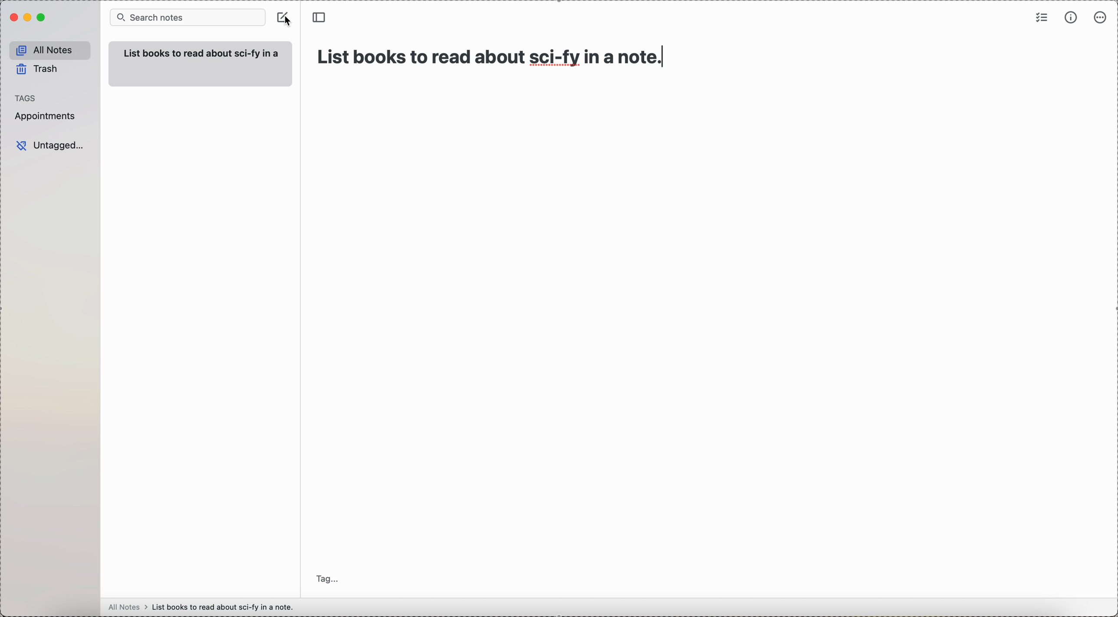 Image resolution: width=1118 pixels, height=617 pixels. I want to click on tag, so click(329, 579).